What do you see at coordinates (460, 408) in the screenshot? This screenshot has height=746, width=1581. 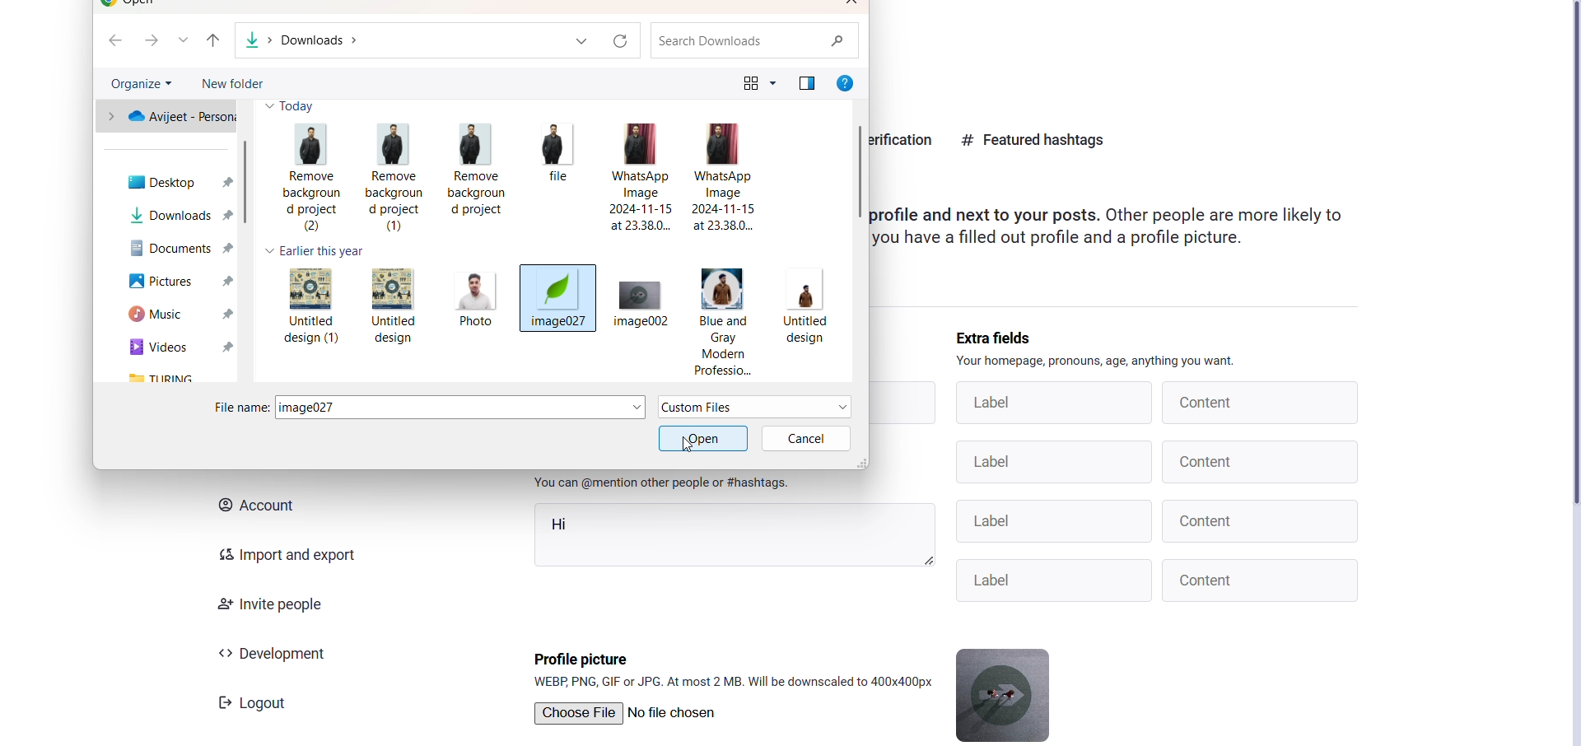 I see `selected image name` at bounding box center [460, 408].